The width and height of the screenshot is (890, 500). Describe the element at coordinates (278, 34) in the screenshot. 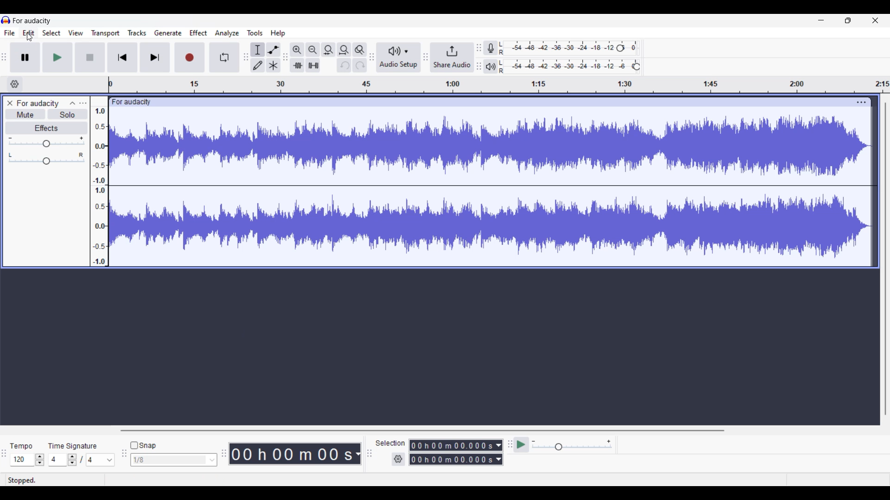

I see `Help menu` at that location.